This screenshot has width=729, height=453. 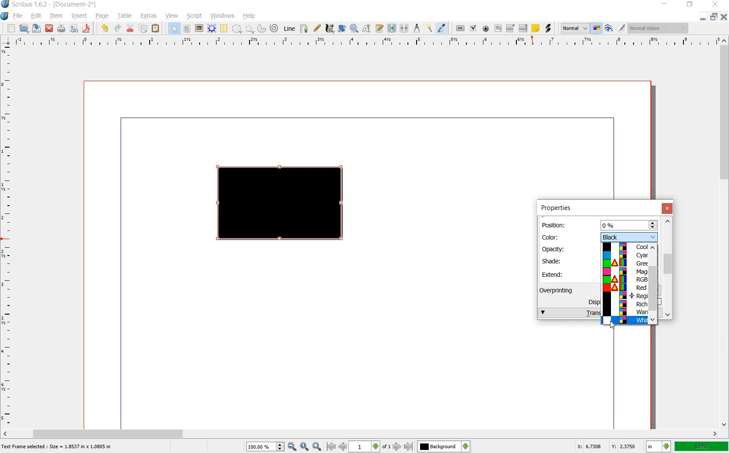 I want to click on edit text with story editor, so click(x=379, y=28).